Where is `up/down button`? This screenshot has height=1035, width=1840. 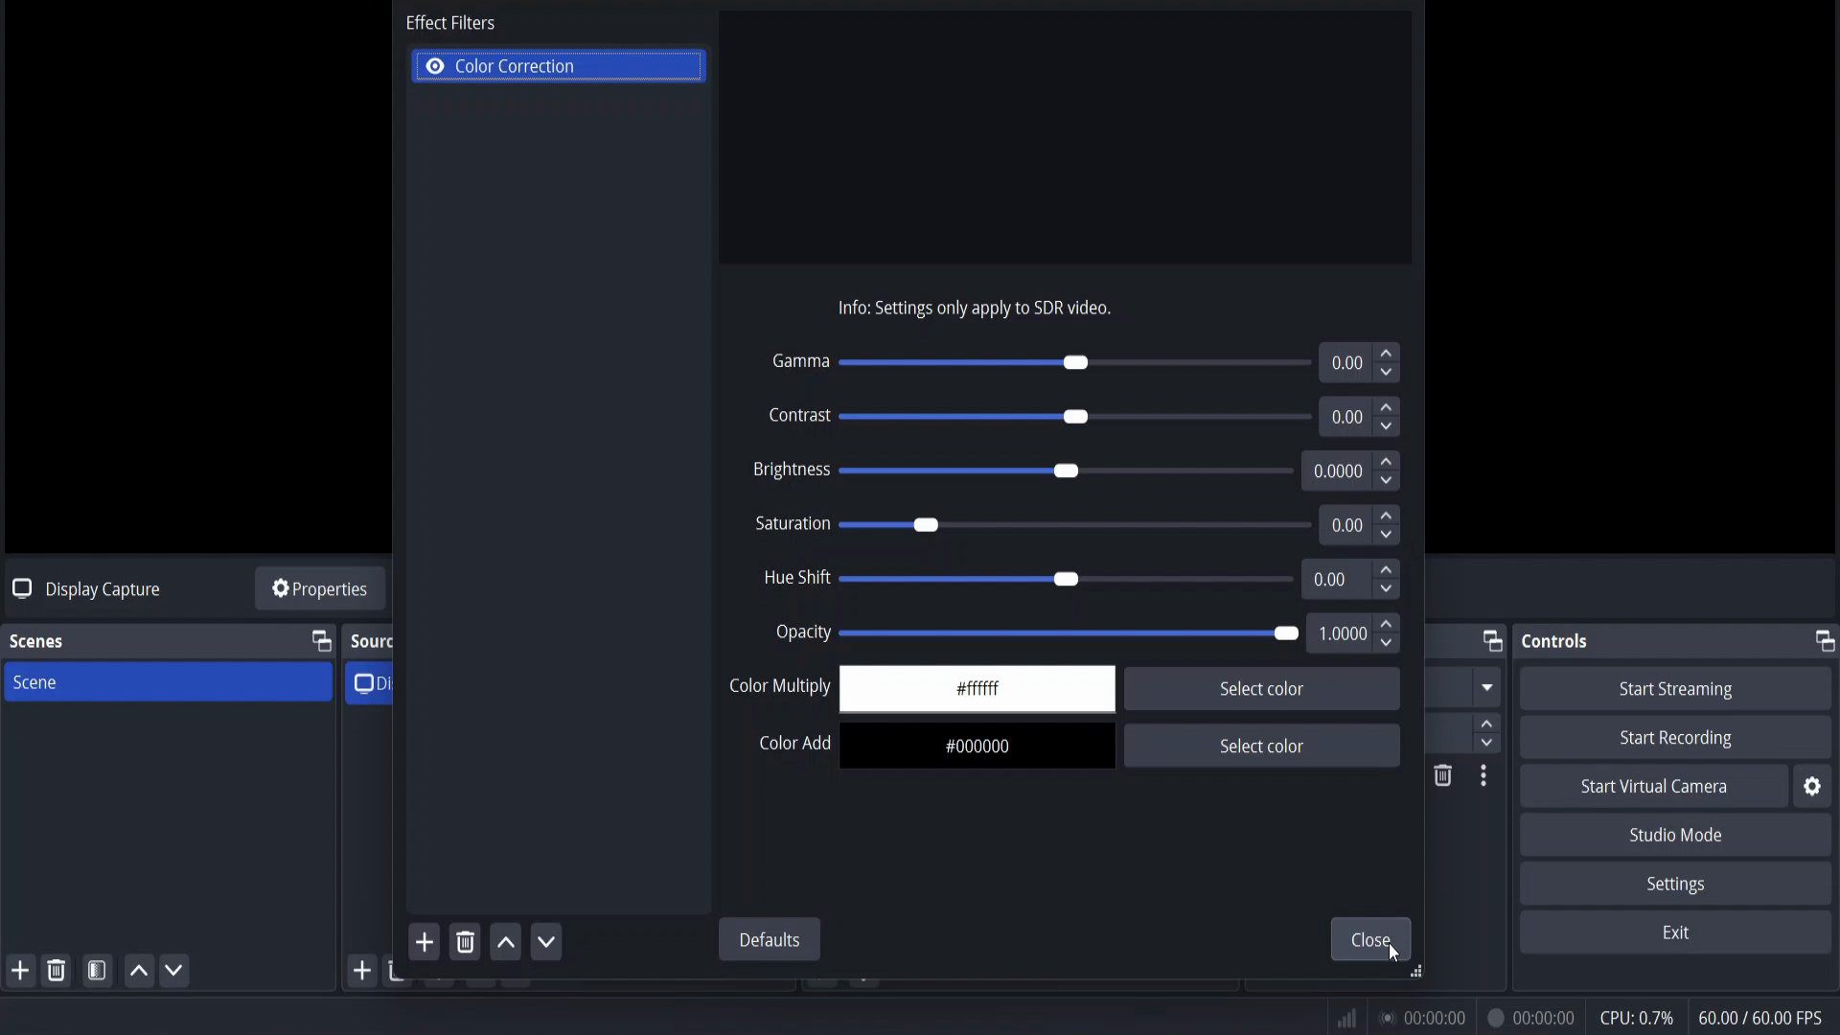
up/down button is located at coordinates (1493, 708).